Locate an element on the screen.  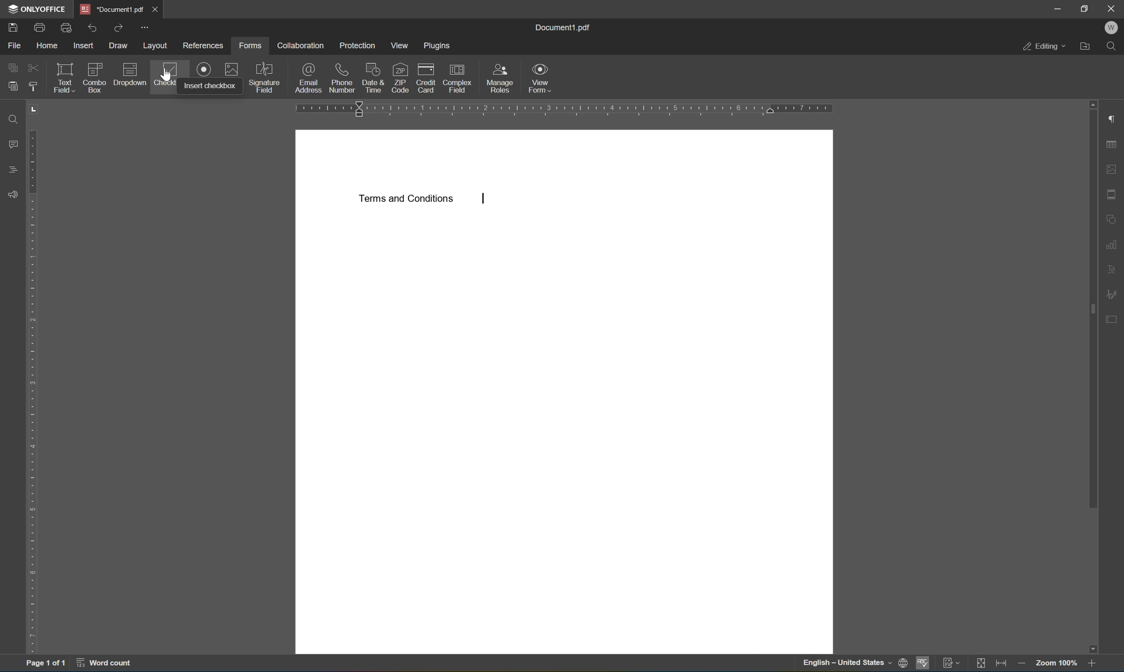
close is located at coordinates (1112, 8).